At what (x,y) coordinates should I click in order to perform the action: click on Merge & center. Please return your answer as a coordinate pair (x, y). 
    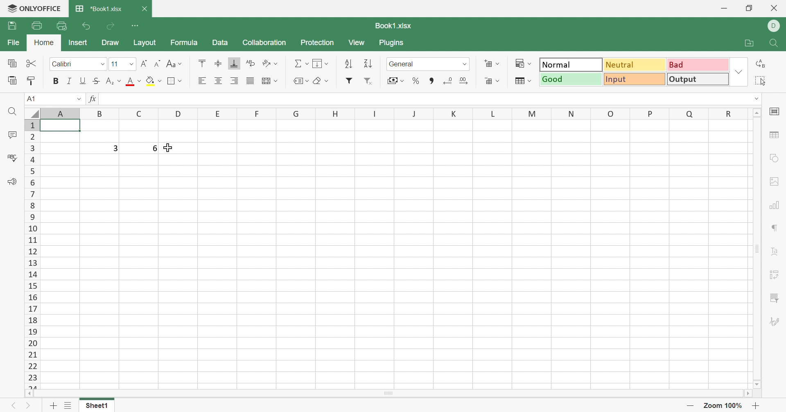
    Looking at the image, I should click on (268, 82).